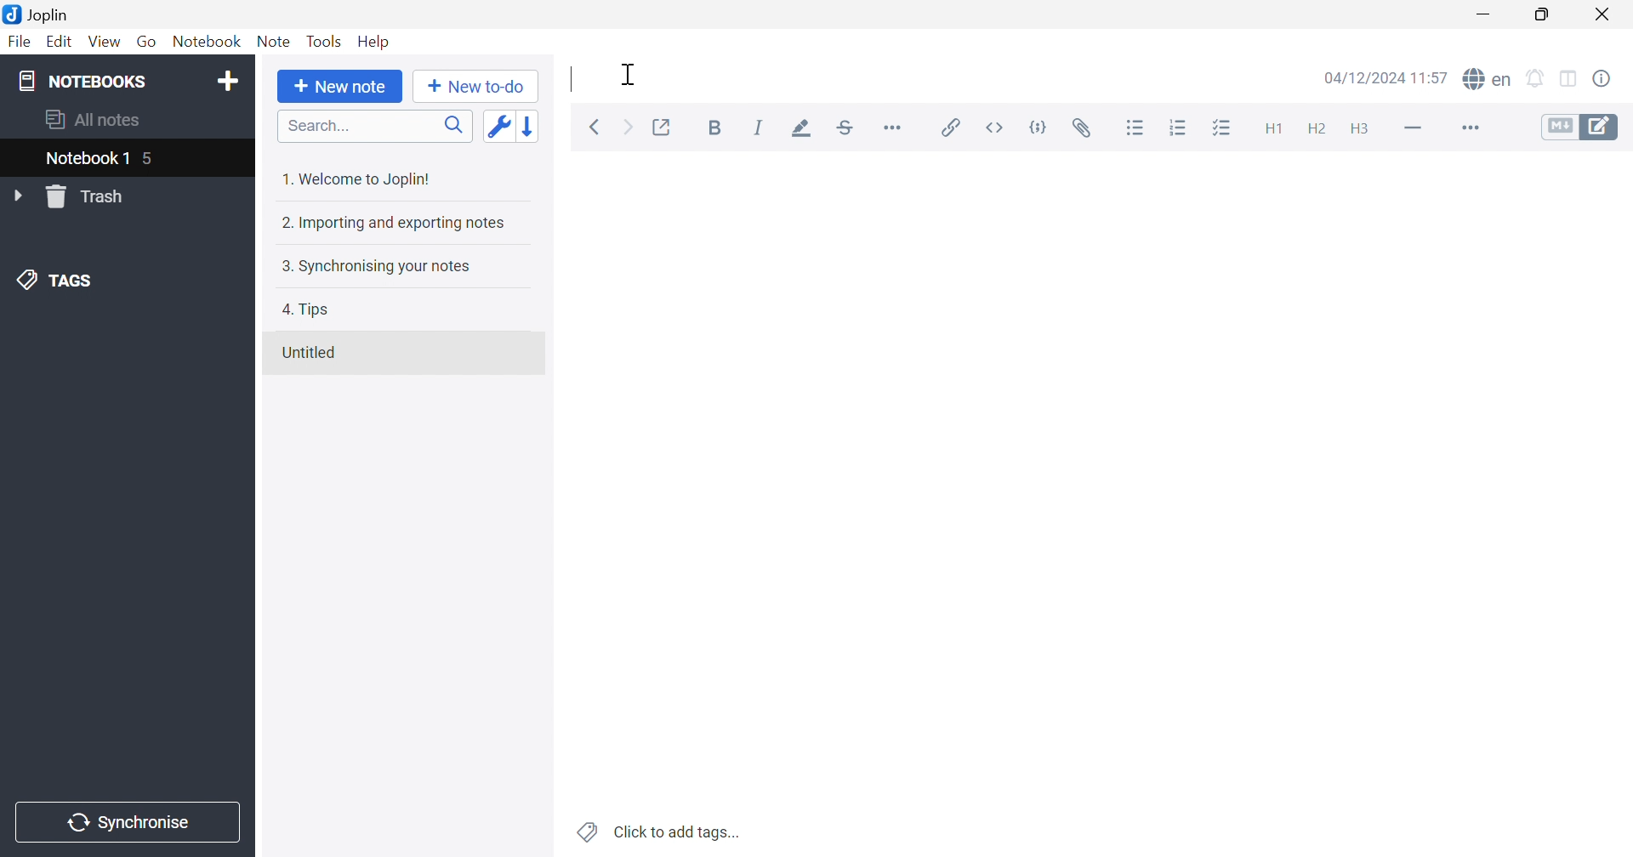 Image resolution: width=1633 pixels, height=857 pixels. I want to click on Toggle external editing, so click(665, 127).